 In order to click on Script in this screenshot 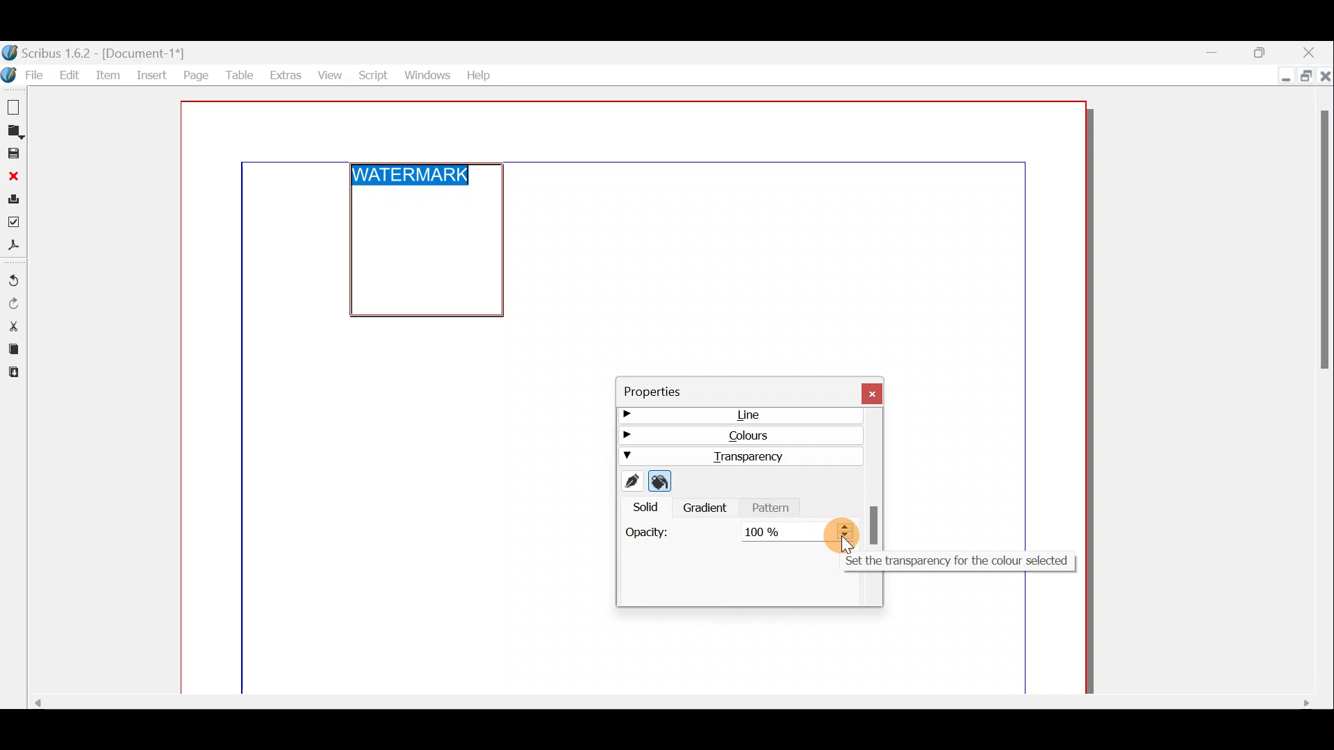, I will do `click(374, 74)`.